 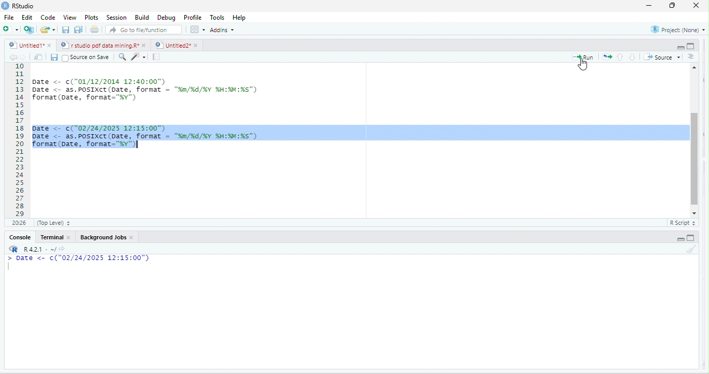 I want to click on show document outline, so click(x=693, y=56).